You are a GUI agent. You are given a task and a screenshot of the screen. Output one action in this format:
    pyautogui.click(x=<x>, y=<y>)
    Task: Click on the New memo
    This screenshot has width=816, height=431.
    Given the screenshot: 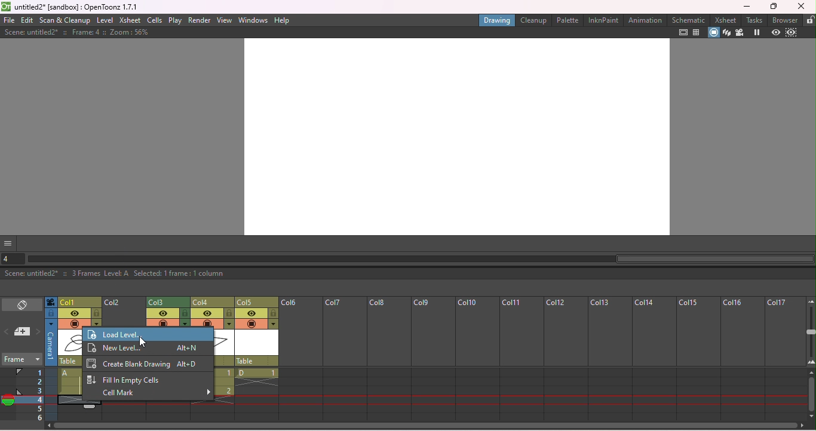 What is the action you would take?
    pyautogui.click(x=23, y=333)
    